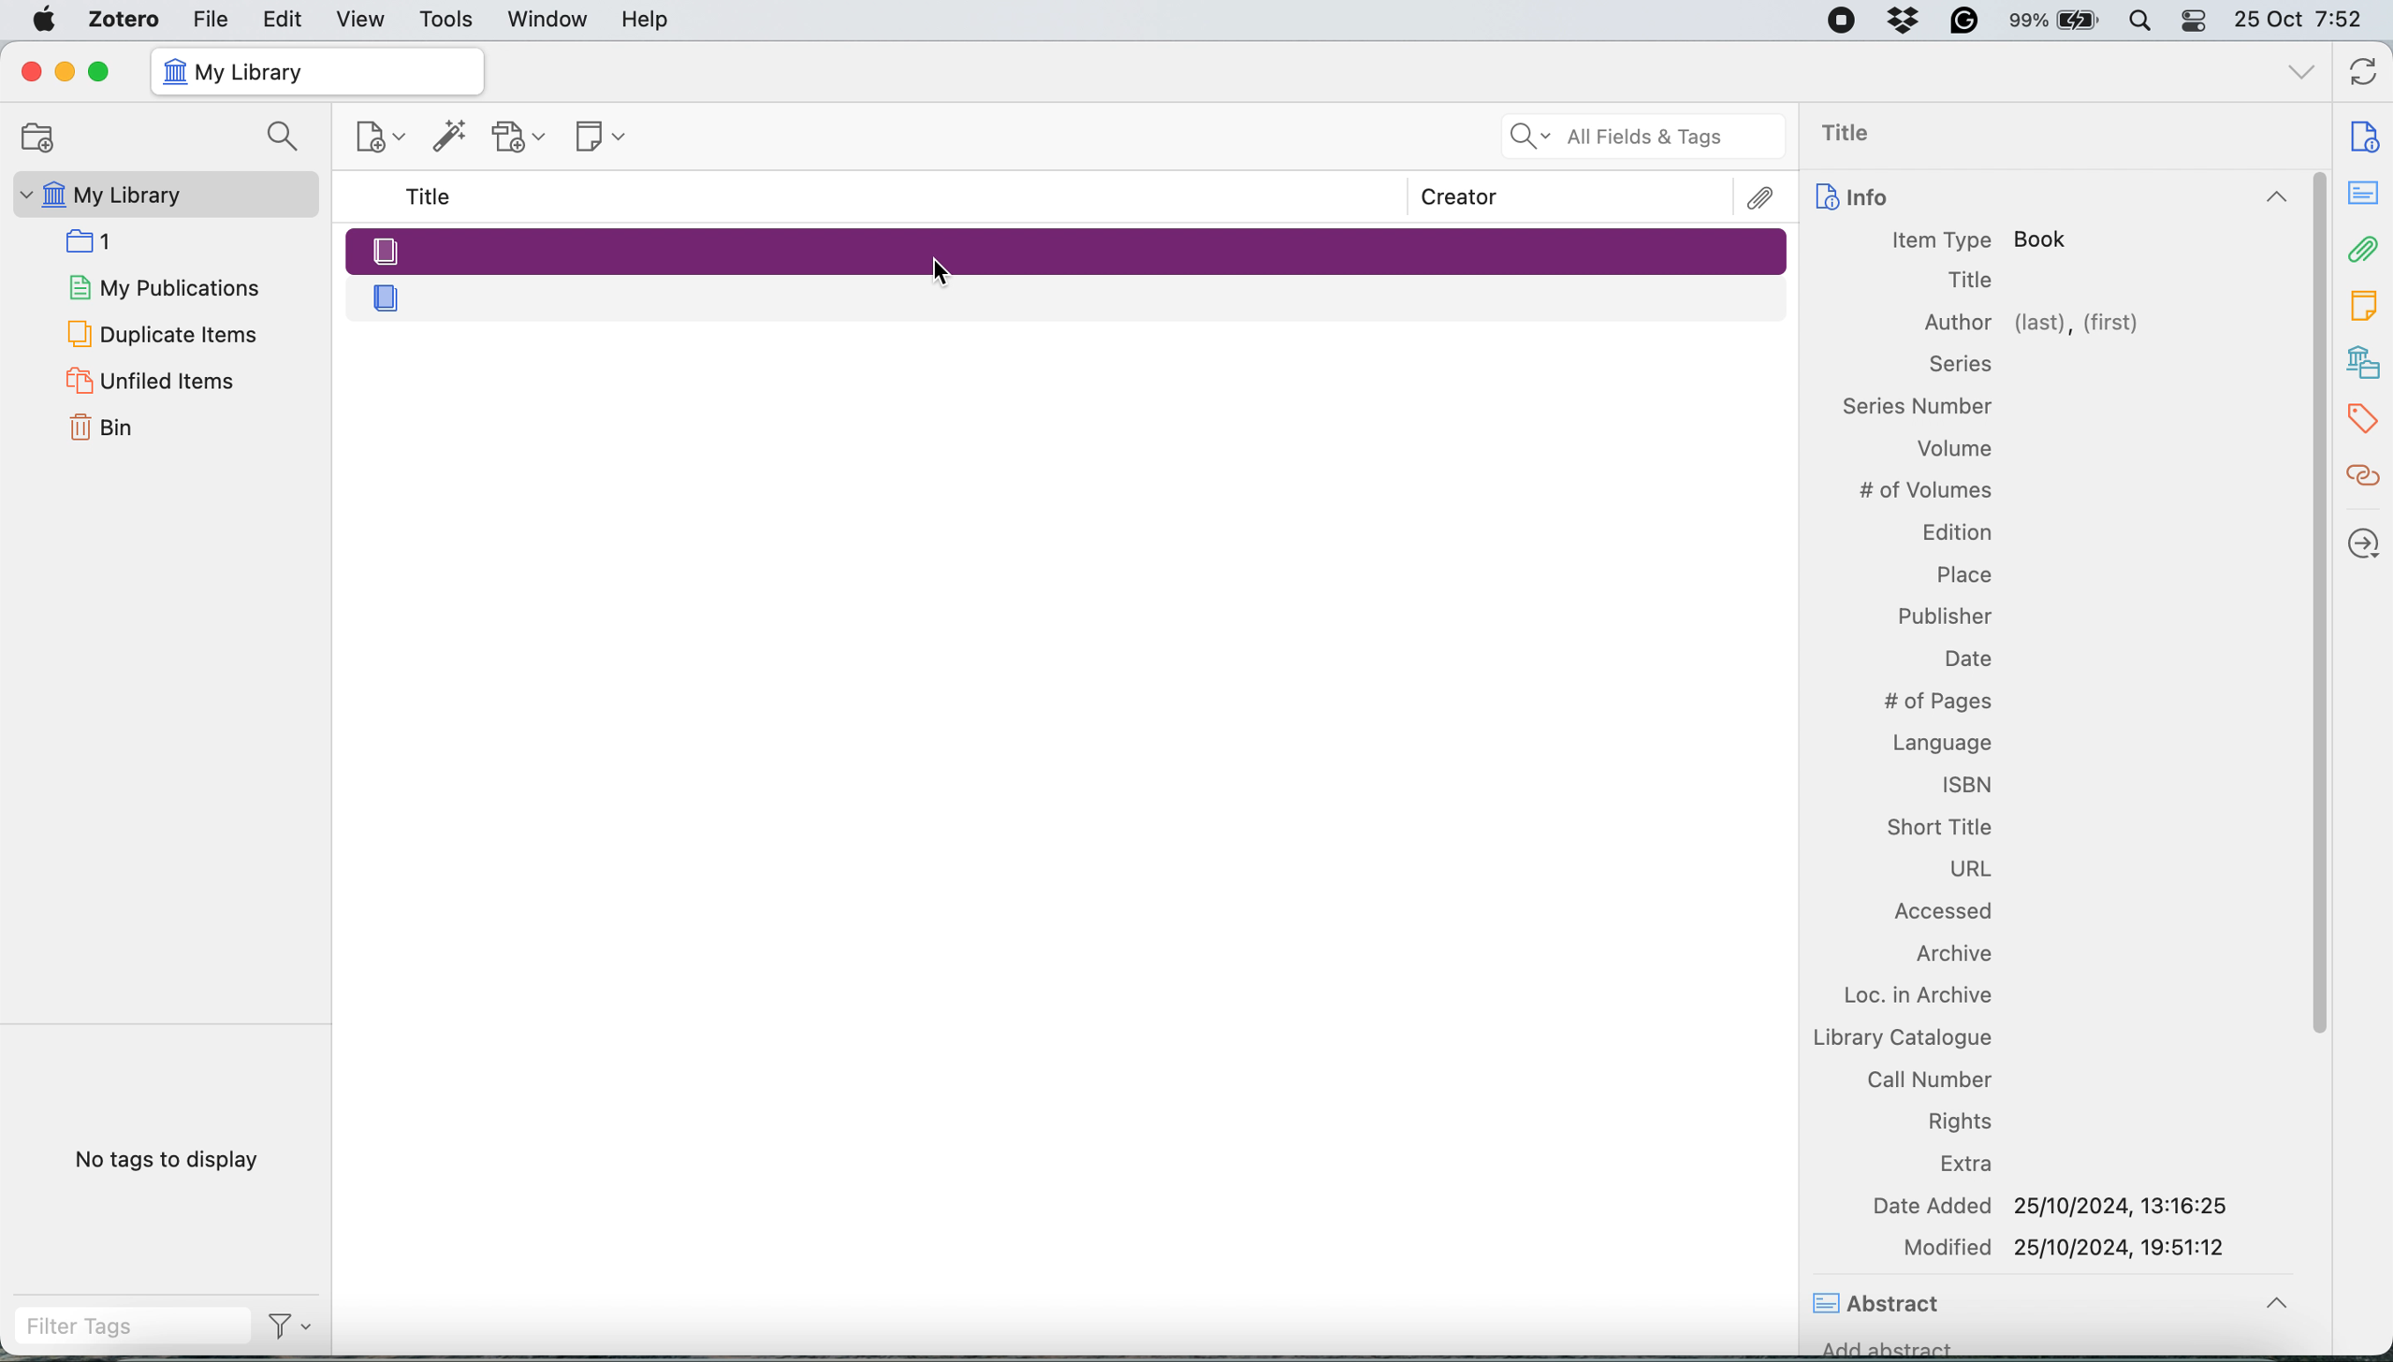 This screenshot has width=2393, height=1362. I want to click on Abstract, so click(1881, 1306).